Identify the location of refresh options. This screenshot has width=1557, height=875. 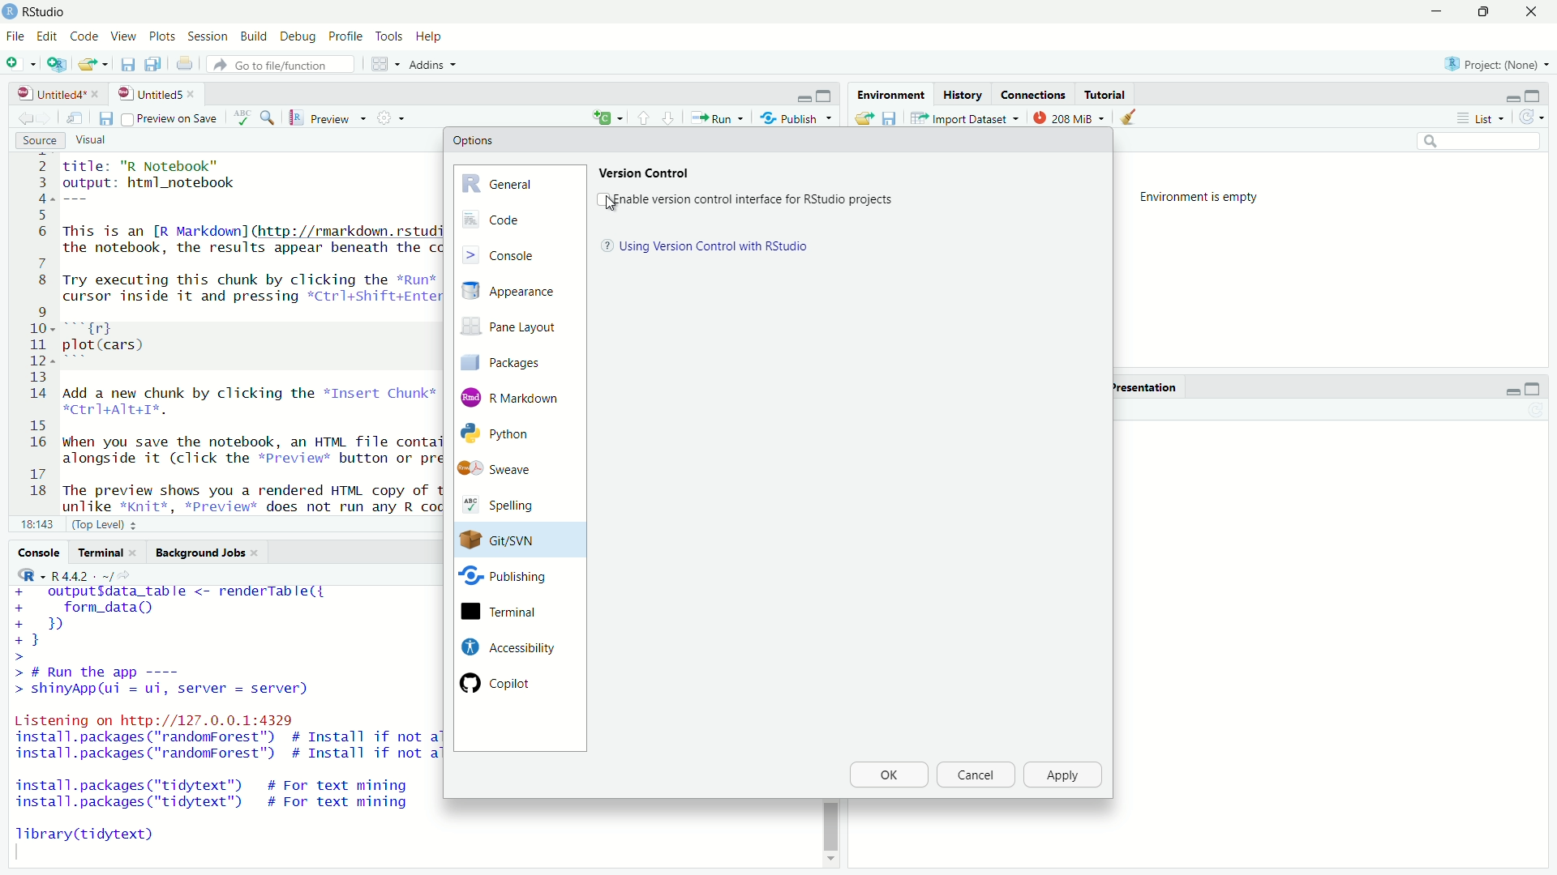
(1533, 117).